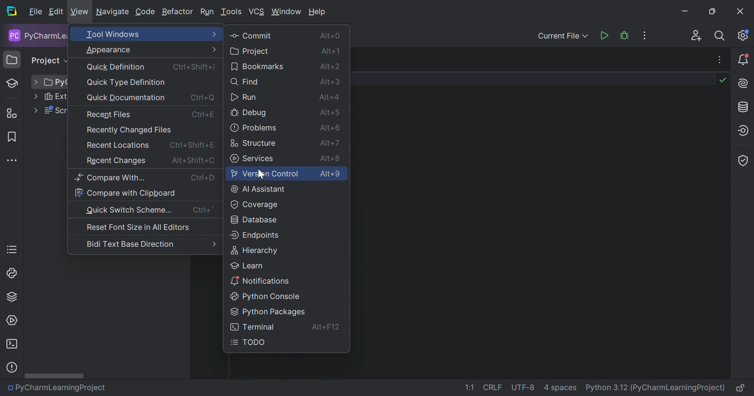 The image size is (754, 396). What do you see at coordinates (720, 59) in the screenshot?
I see `Recent File, Tab actions and More` at bounding box center [720, 59].